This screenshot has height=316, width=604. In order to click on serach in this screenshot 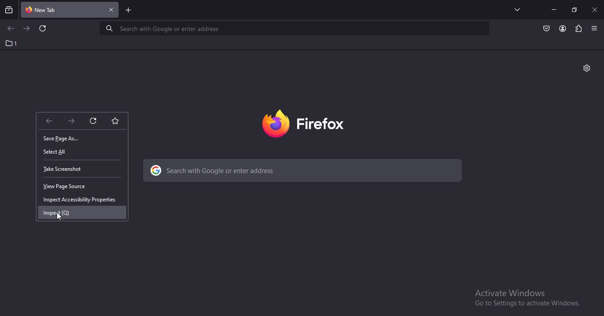, I will do `click(291, 28)`.